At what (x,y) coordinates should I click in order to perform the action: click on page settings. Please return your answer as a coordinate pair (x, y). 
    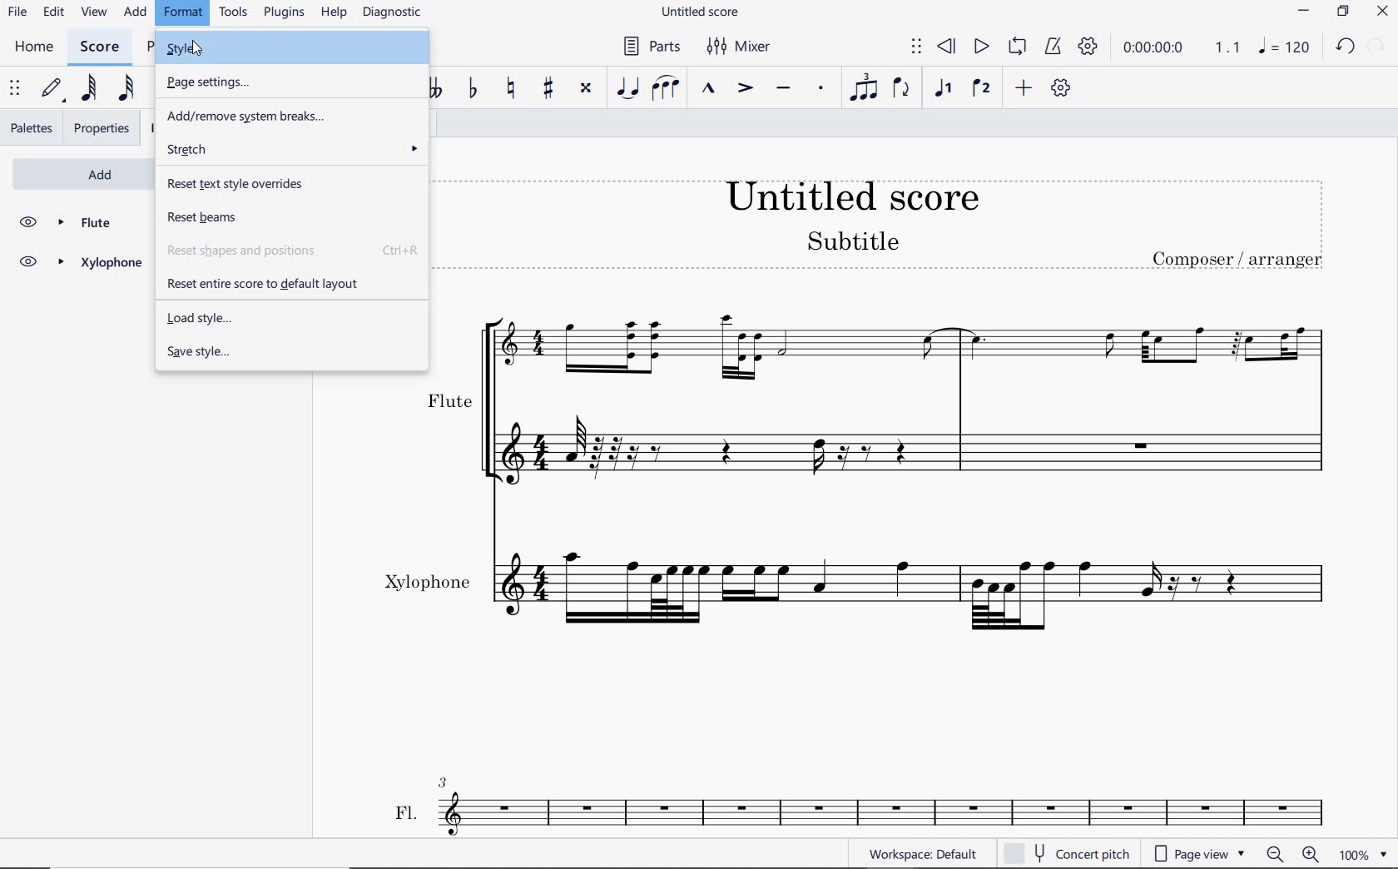
    Looking at the image, I should click on (211, 82).